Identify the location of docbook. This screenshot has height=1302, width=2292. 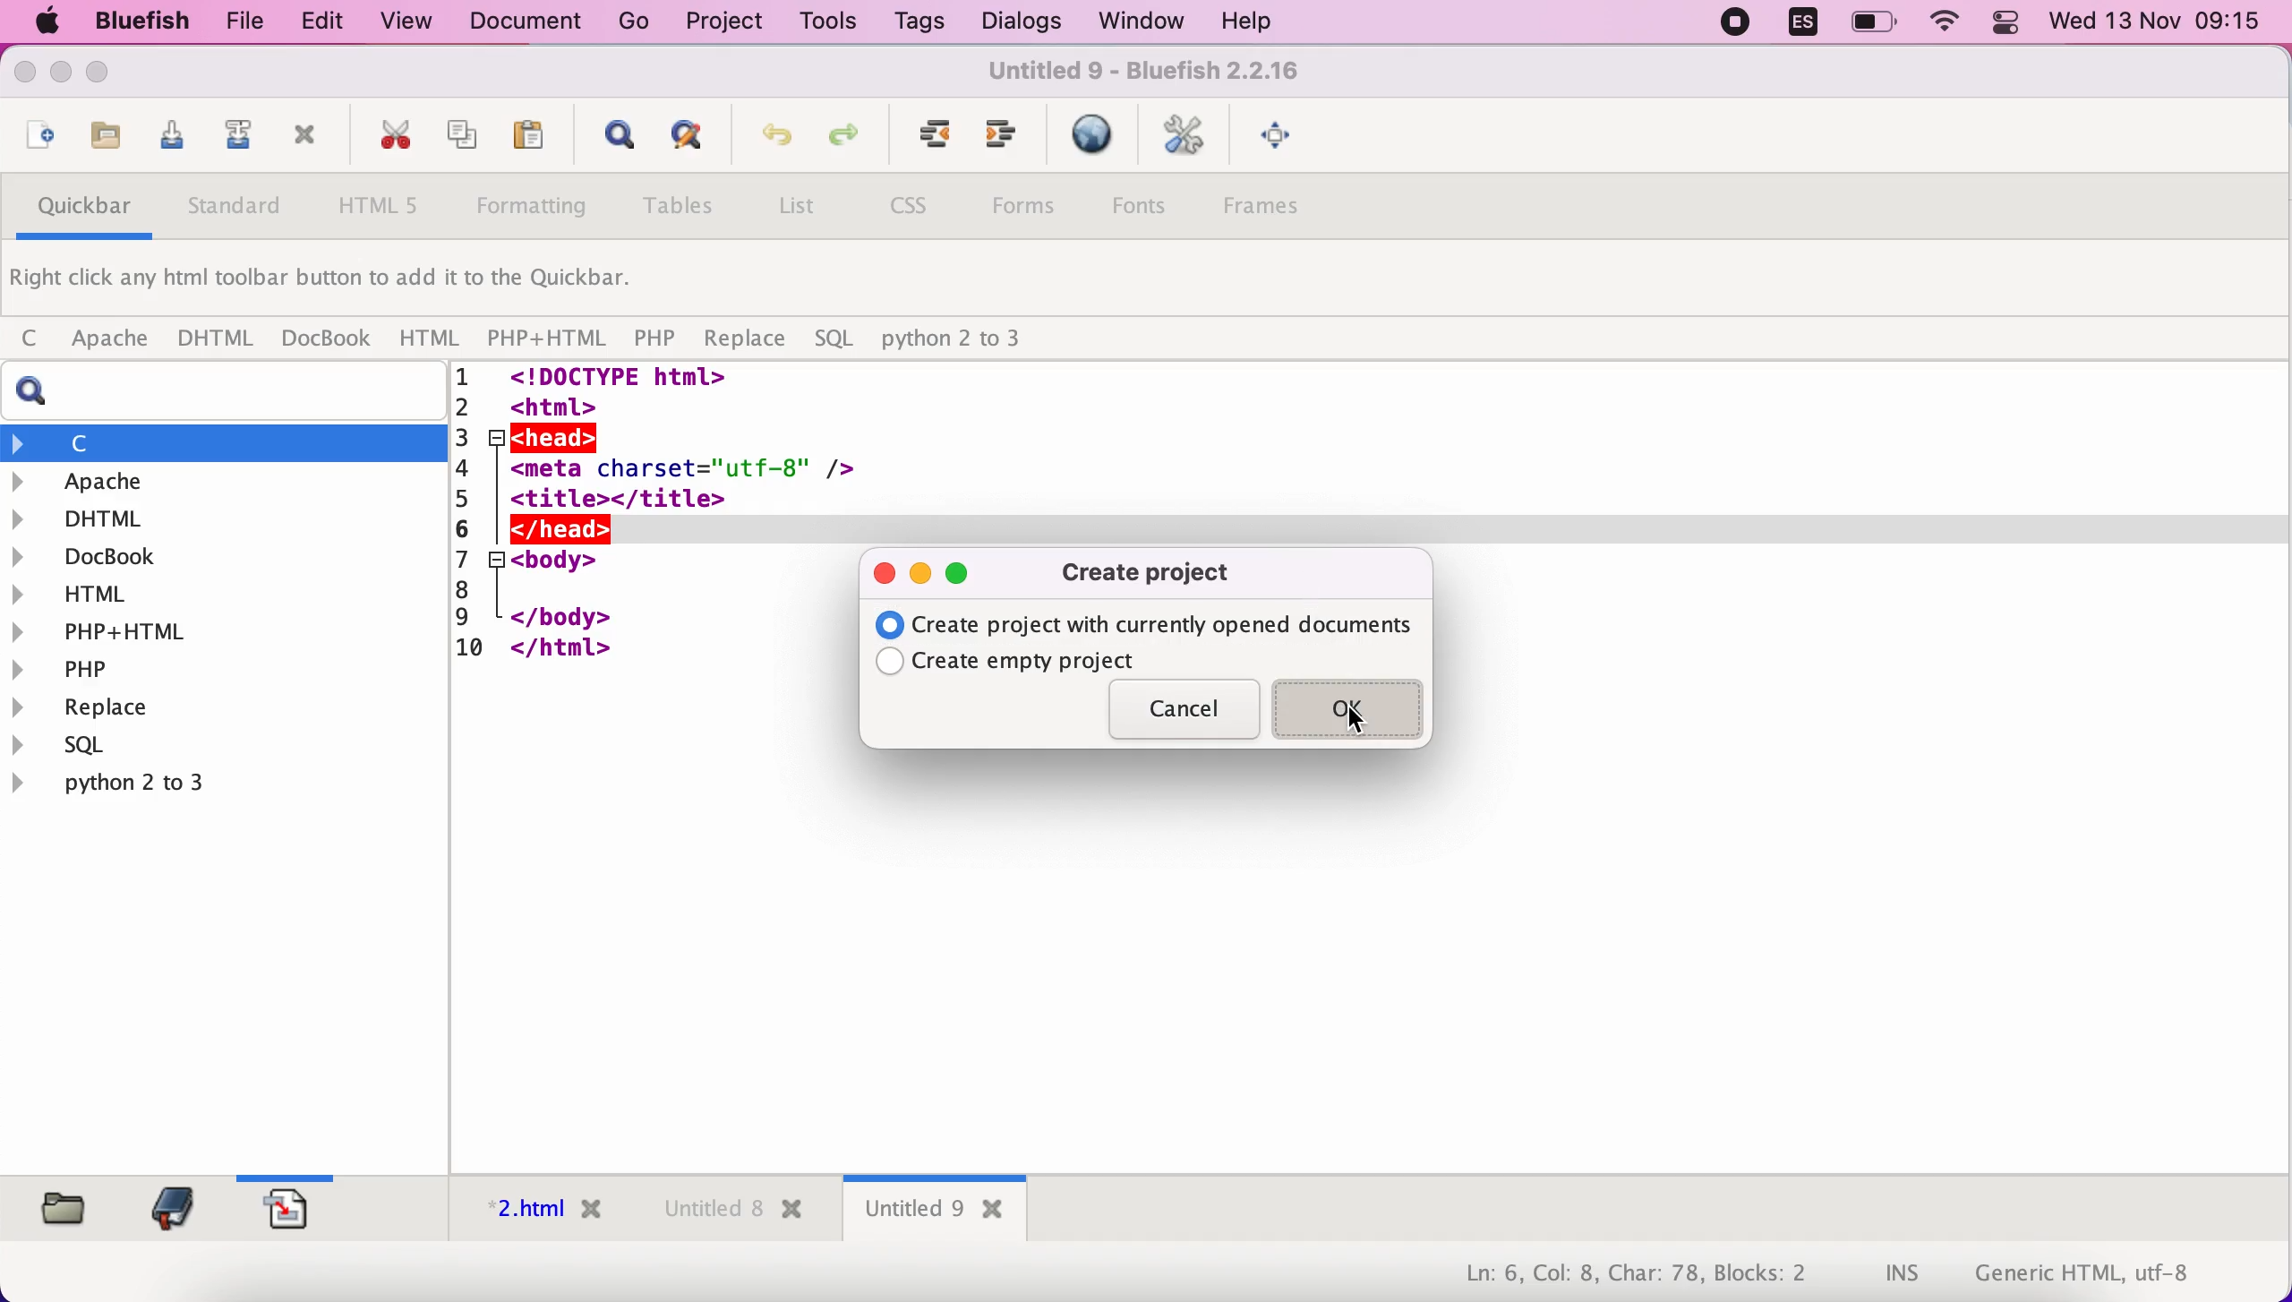
(327, 341).